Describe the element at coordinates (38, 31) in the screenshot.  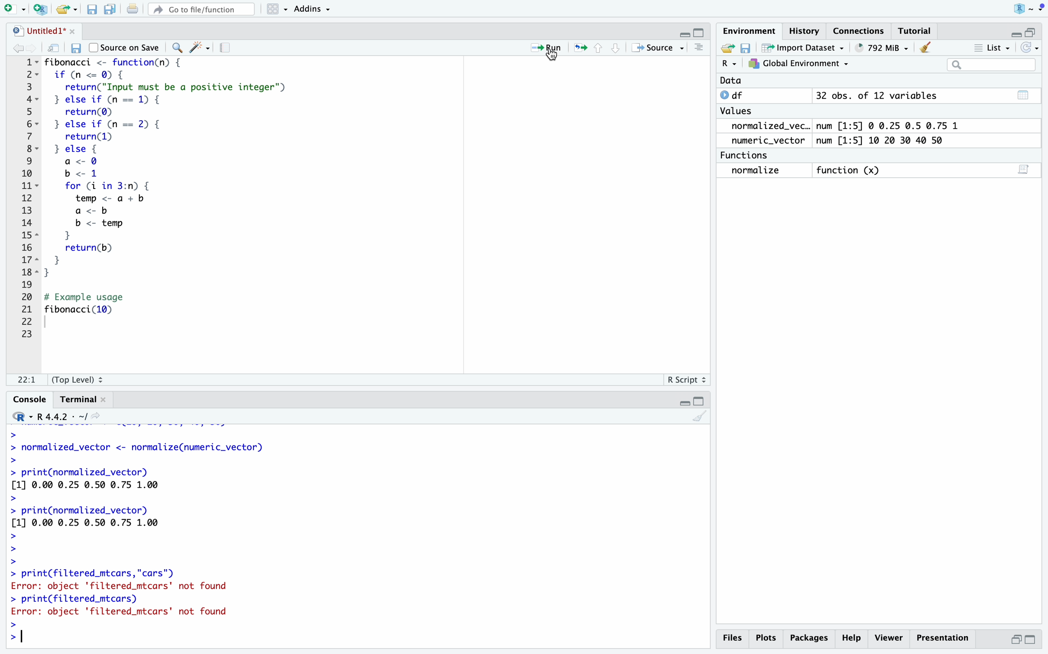
I see `untitled1` at that location.